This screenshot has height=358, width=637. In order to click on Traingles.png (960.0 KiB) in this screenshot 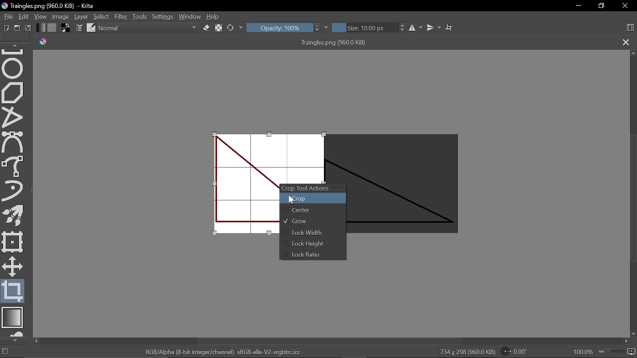, I will do `click(322, 43)`.